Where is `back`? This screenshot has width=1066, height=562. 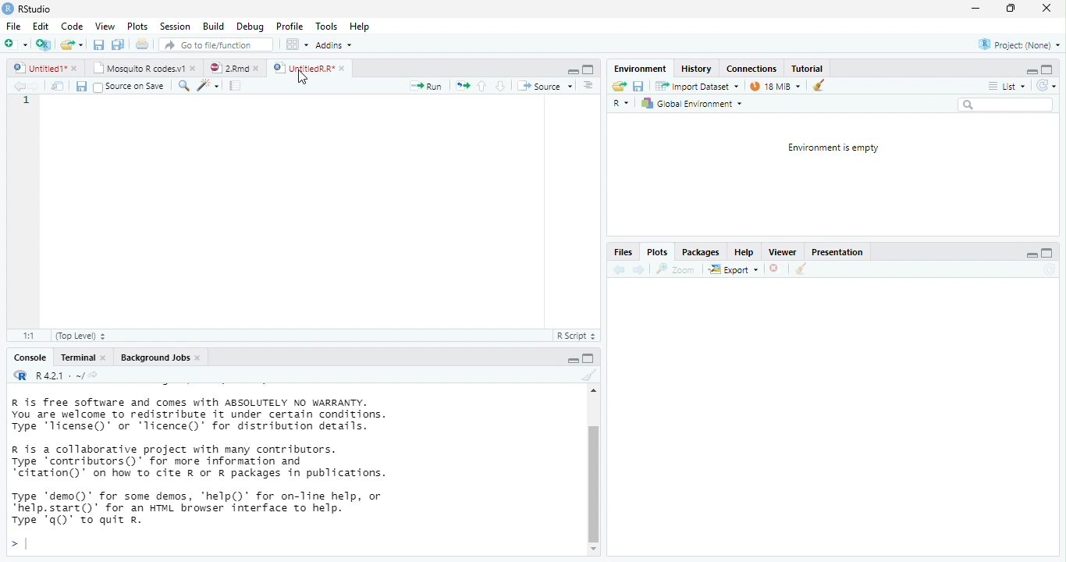
back is located at coordinates (617, 269).